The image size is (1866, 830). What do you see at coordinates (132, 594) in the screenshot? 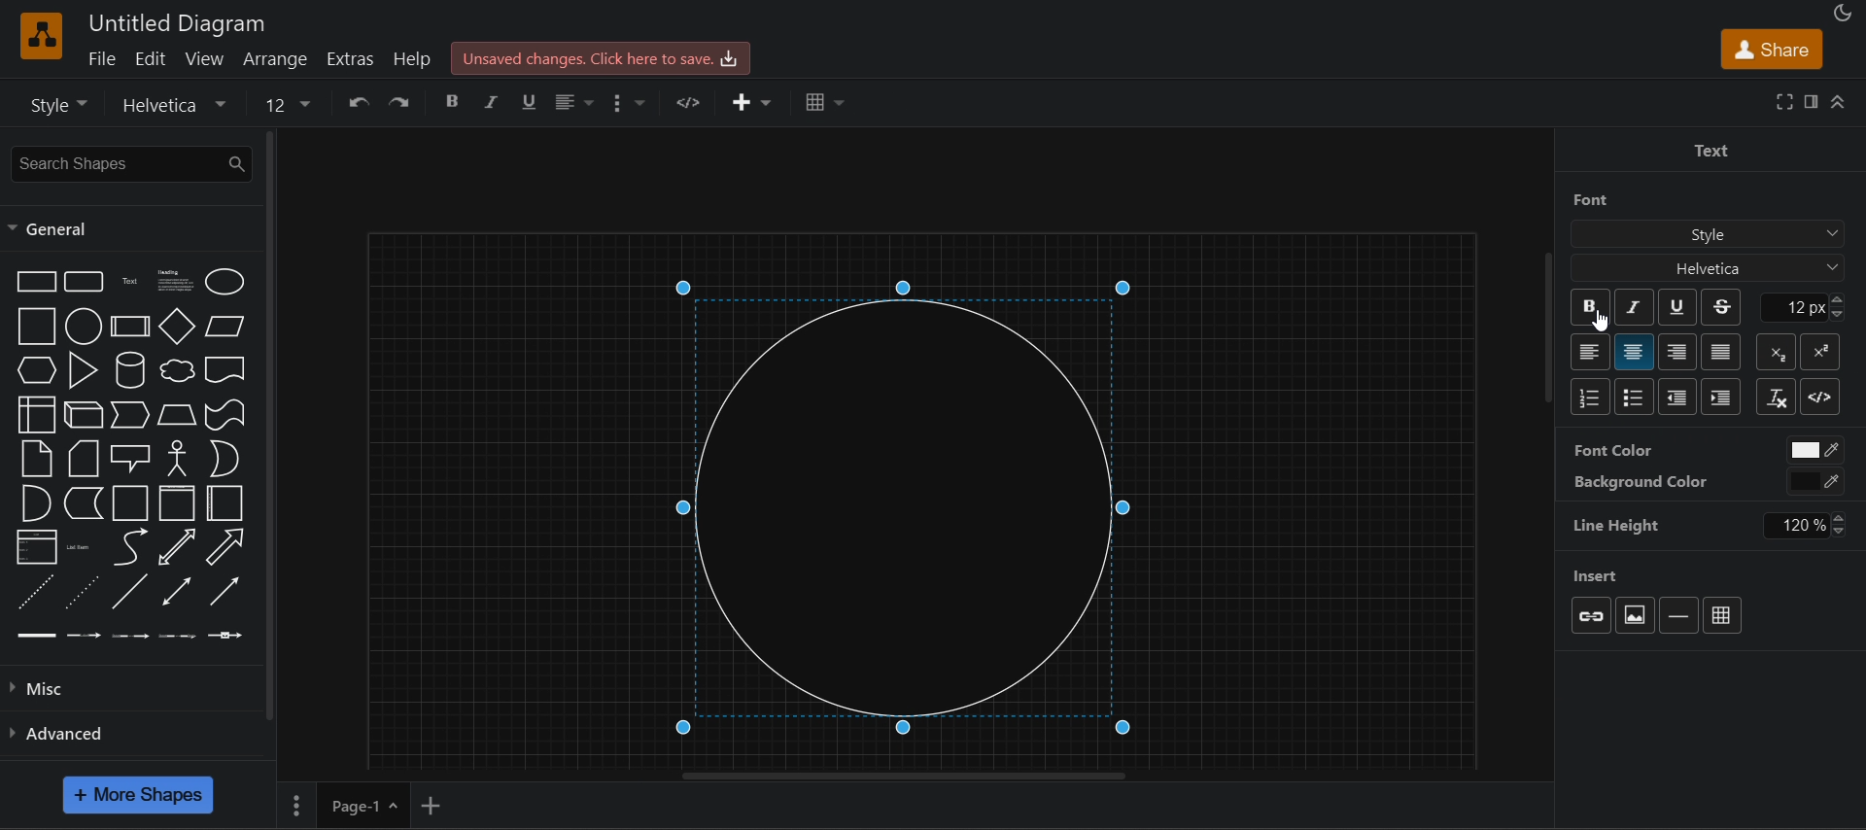
I see `line` at bounding box center [132, 594].